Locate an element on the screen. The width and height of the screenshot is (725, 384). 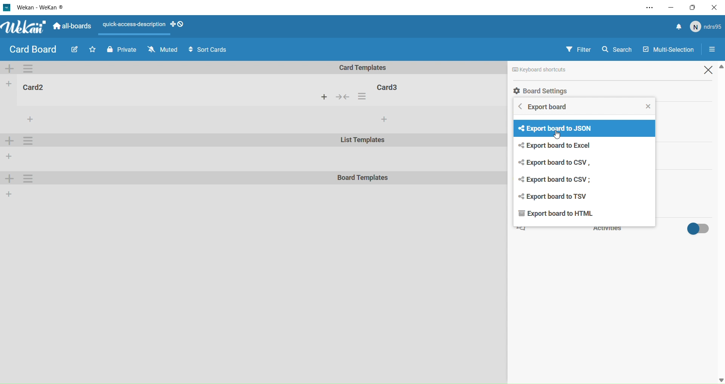
Private is located at coordinates (120, 49).